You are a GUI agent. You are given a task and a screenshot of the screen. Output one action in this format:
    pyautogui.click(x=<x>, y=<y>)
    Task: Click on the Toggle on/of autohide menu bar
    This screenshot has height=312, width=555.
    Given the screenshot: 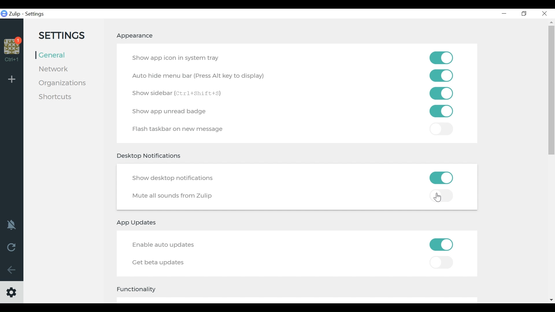 What is the action you would take?
    pyautogui.click(x=441, y=76)
    